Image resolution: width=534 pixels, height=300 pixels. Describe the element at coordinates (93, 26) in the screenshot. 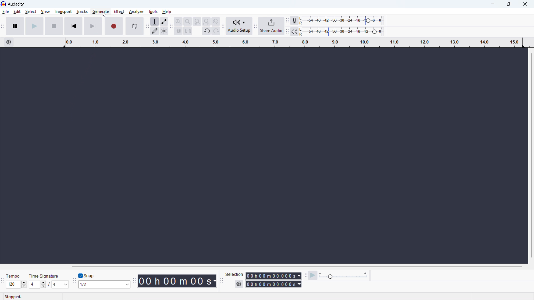

I see `skip to end` at that location.